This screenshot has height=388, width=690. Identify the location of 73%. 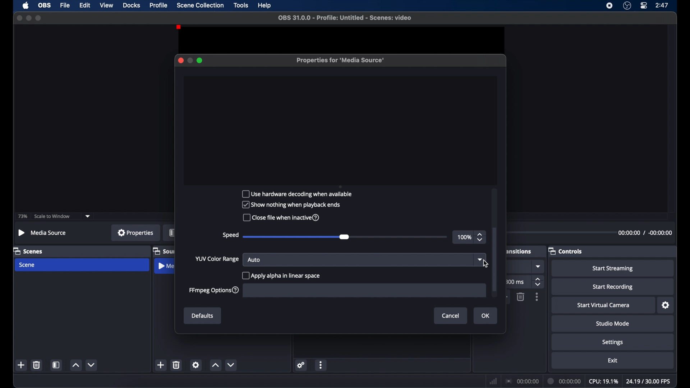
(23, 217).